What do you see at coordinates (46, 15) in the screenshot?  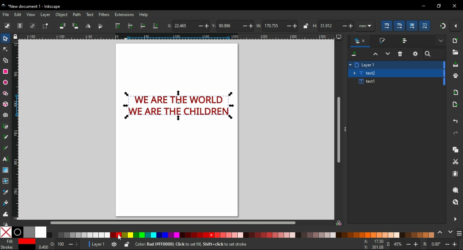 I see `layer` at bounding box center [46, 15].